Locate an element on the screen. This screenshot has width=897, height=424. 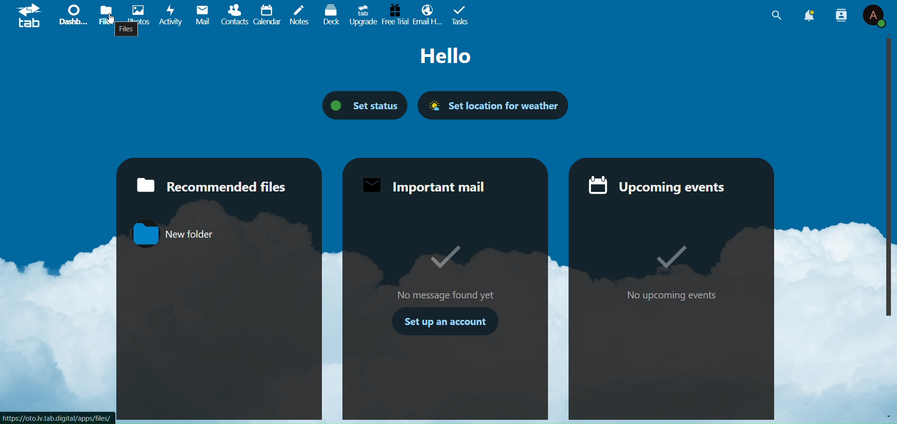
cursor is located at coordinates (111, 20).